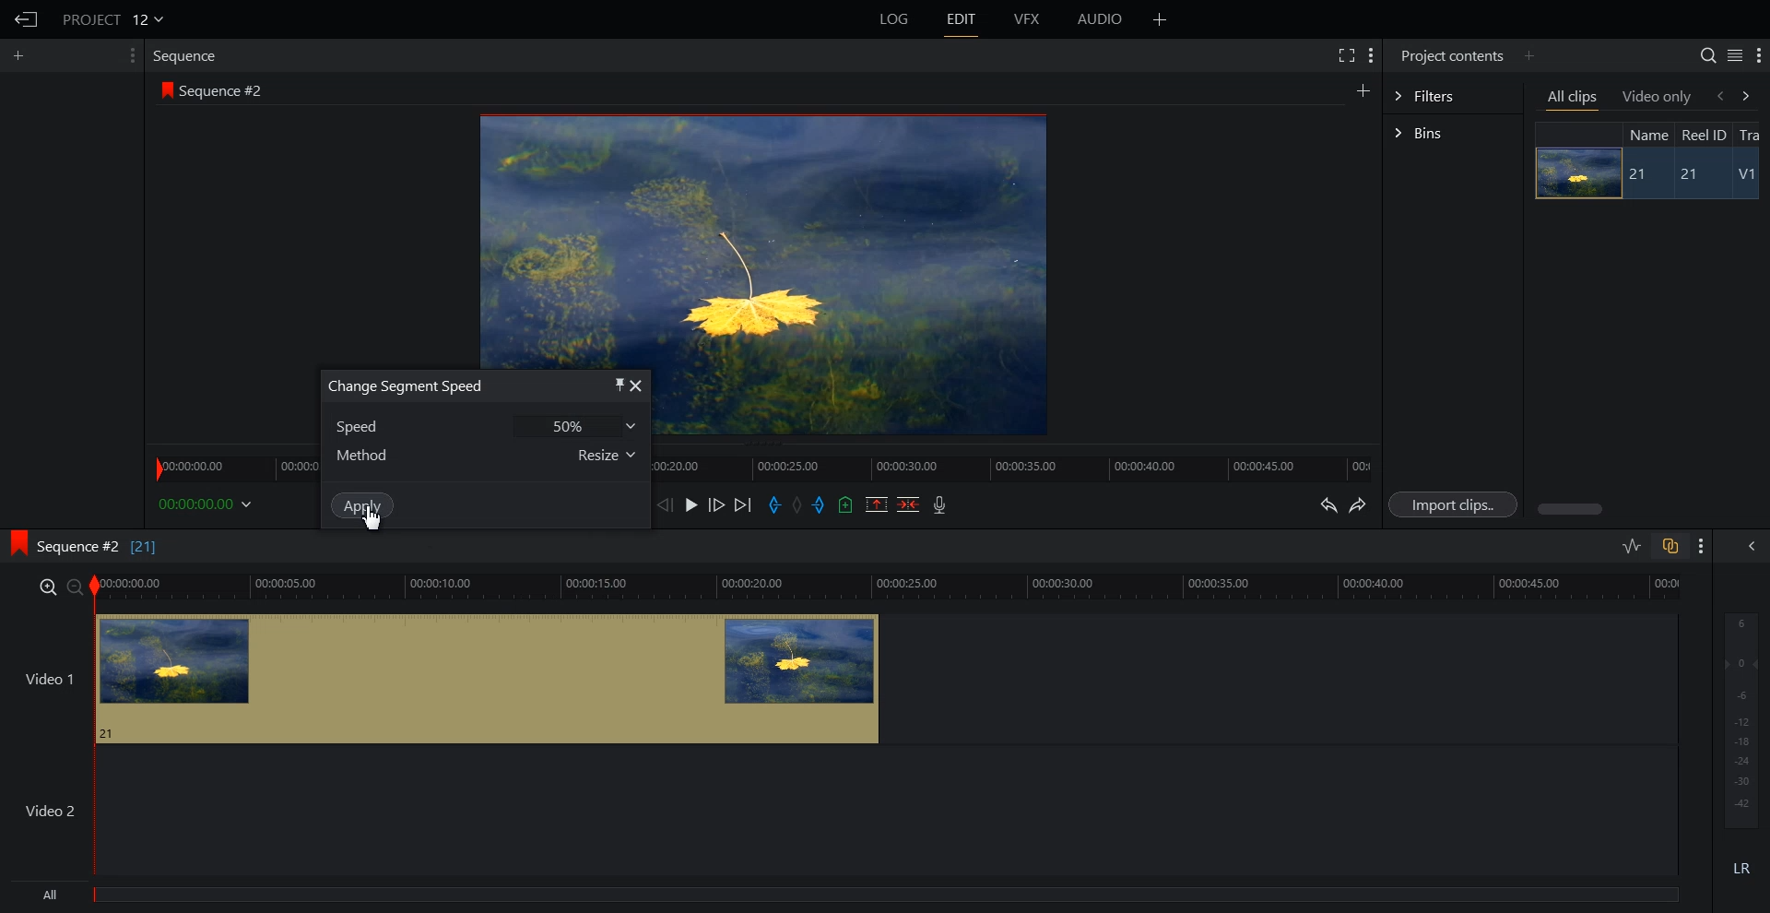  Describe the element at coordinates (666, 504) in the screenshot. I see `Nurse one frame back` at that location.